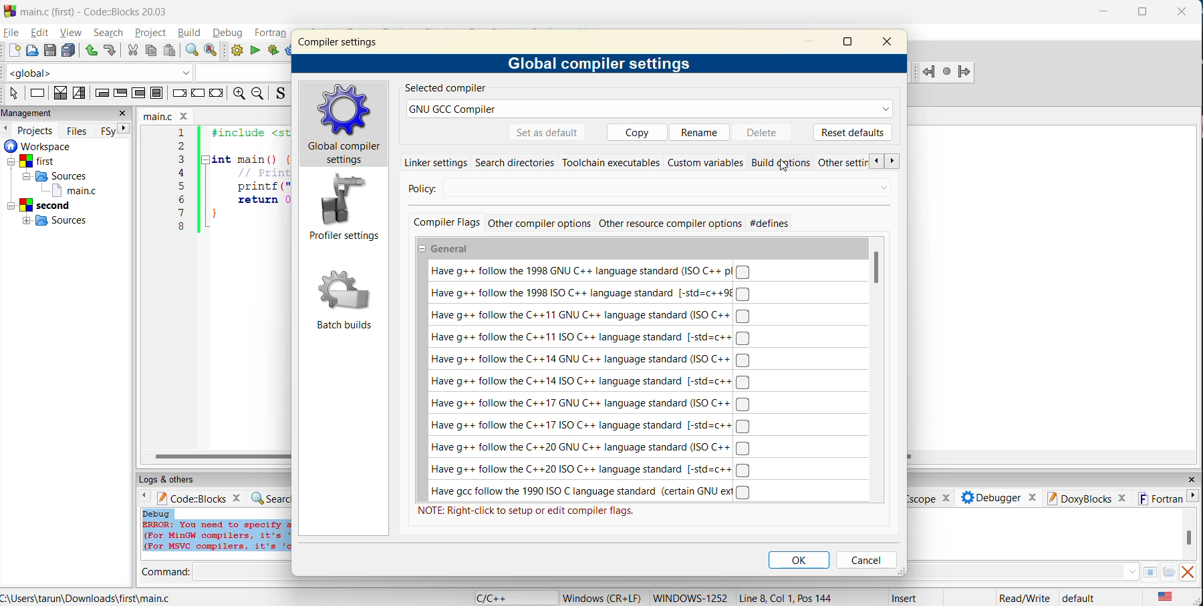 The width and height of the screenshot is (1203, 606). I want to click on search directories, so click(515, 162).